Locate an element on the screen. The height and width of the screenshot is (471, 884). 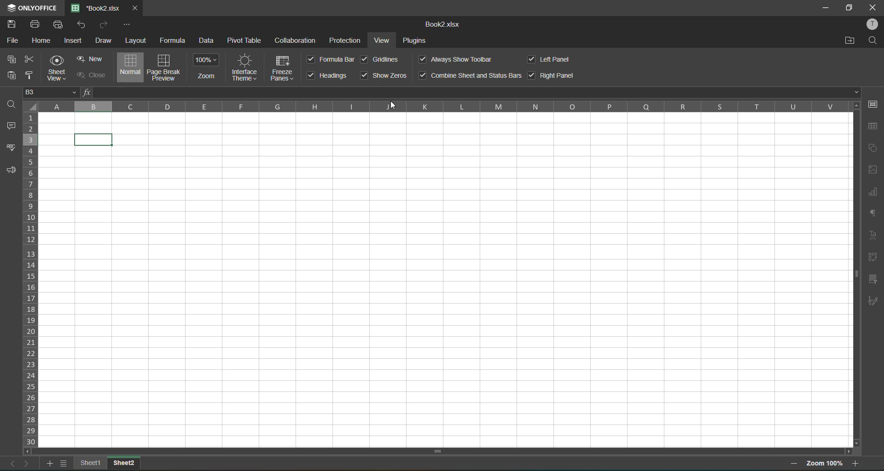
copy style is located at coordinates (29, 75).